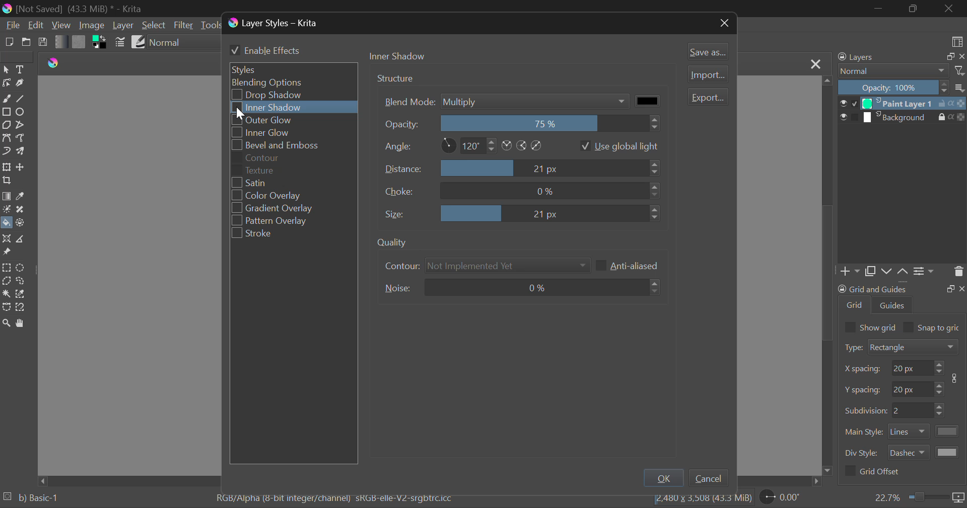 Image resolution: width=967 pixels, height=508 pixels. Describe the element at coordinates (902, 300) in the screenshot. I see `Grid and Guides Docker Tab` at that location.